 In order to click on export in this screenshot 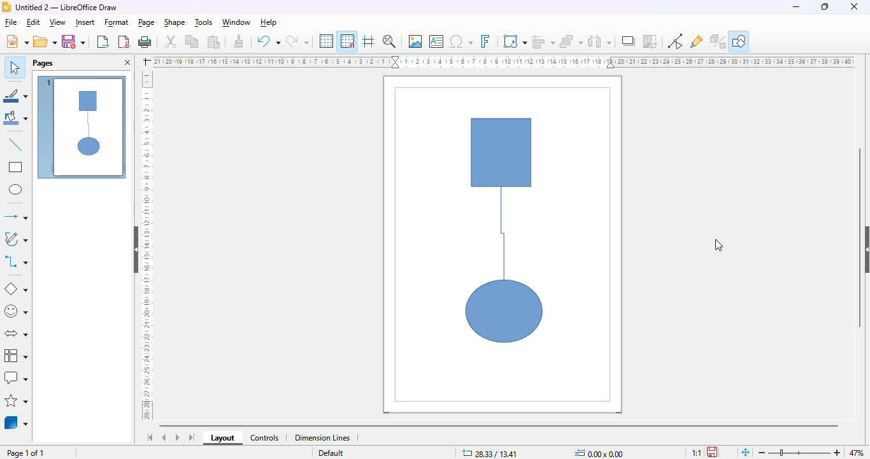, I will do `click(103, 42)`.